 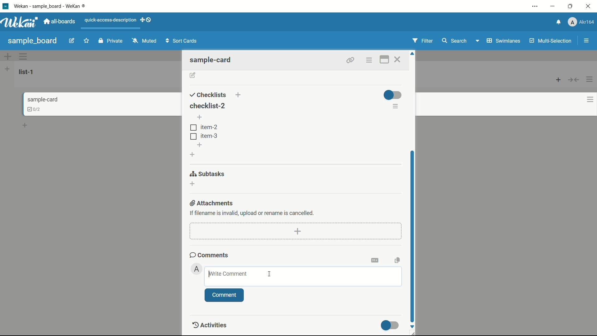 I want to click on link, so click(x=349, y=59).